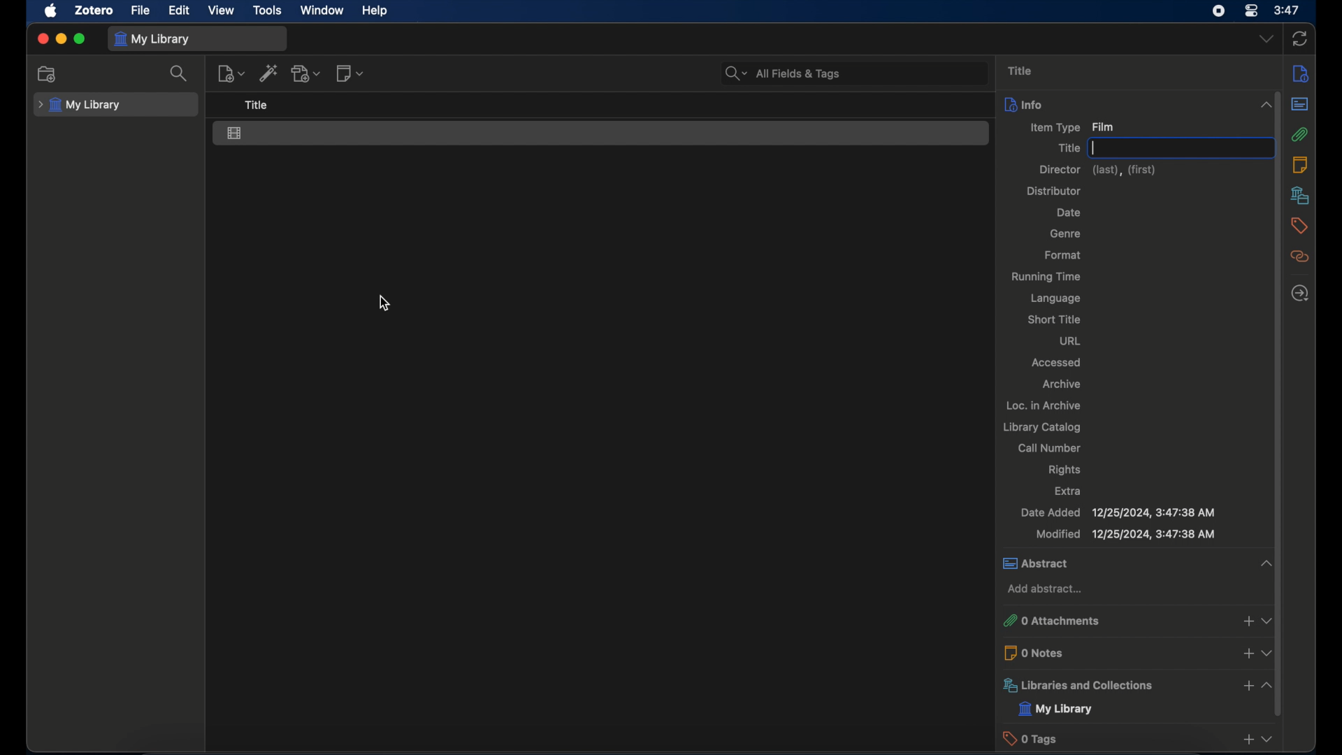  Describe the element at coordinates (79, 105) in the screenshot. I see `my library` at that location.